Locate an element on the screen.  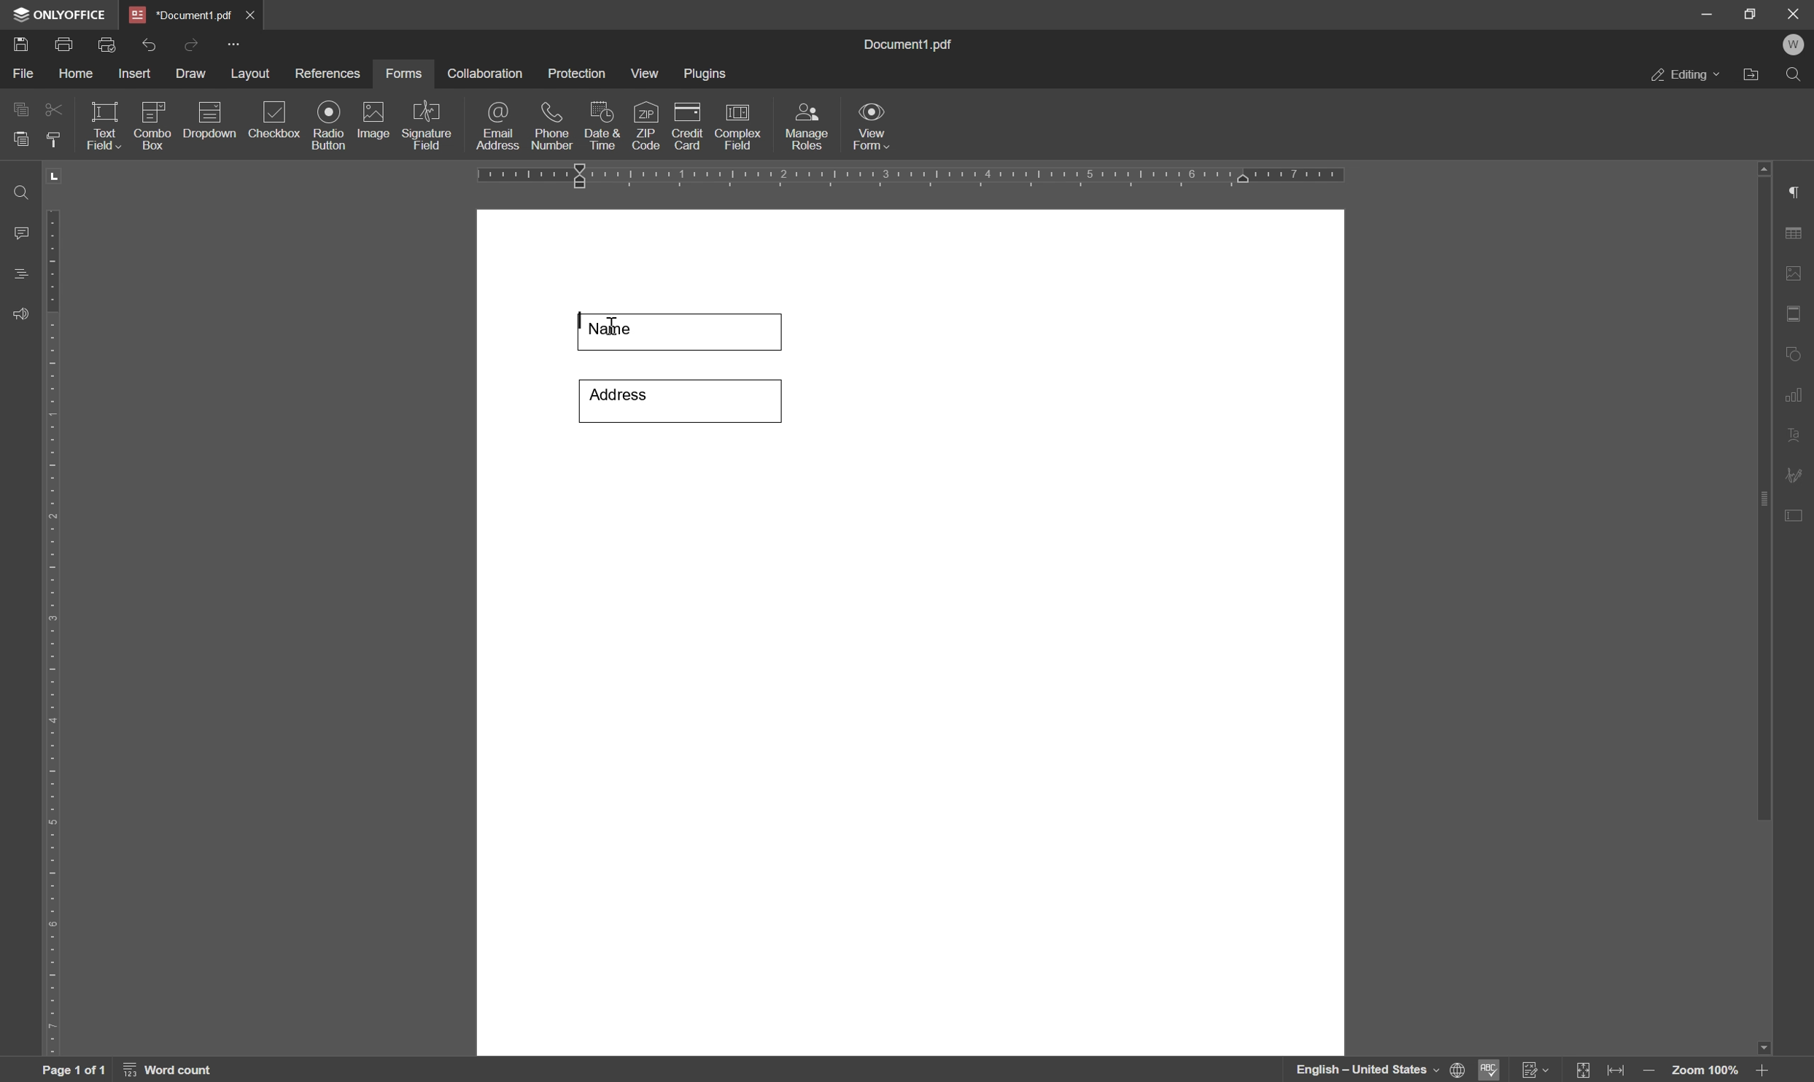
chart settings is located at coordinates (1796, 397).